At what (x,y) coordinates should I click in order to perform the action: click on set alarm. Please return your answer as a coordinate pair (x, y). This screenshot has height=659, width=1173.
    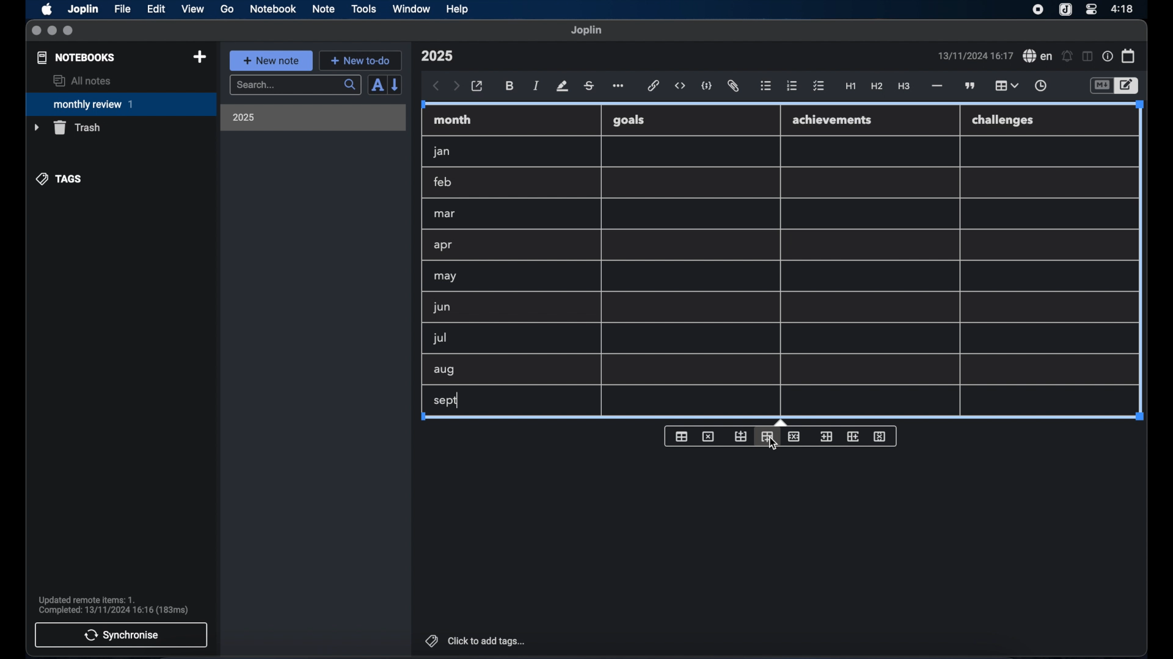
    Looking at the image, I should click on (1067, 57).